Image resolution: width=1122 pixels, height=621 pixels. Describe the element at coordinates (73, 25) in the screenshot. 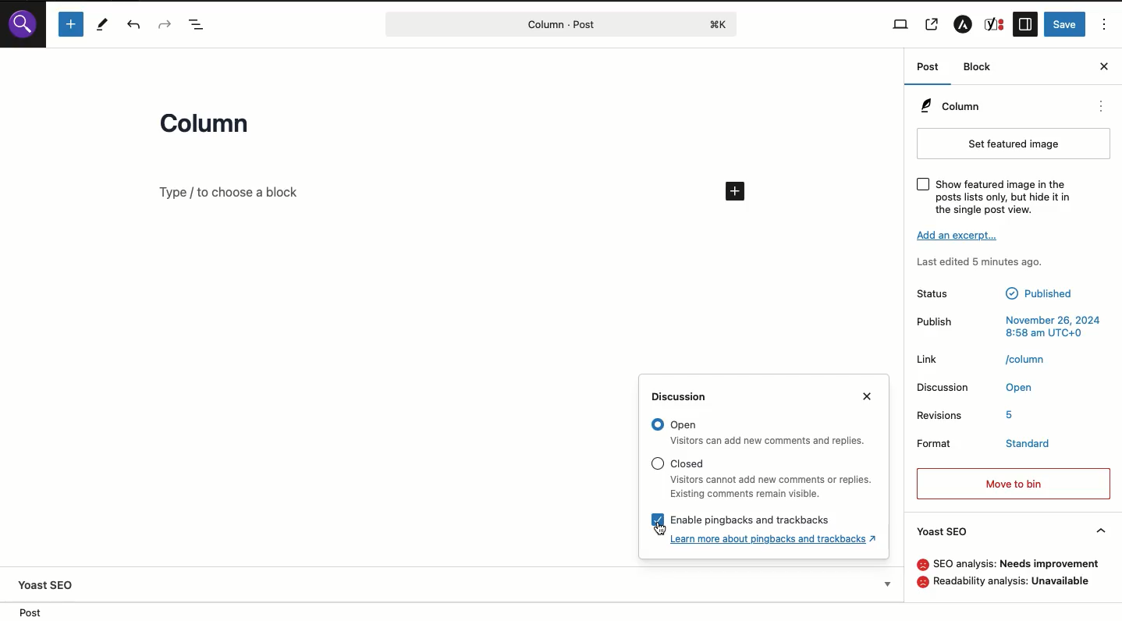

I see `Add new block` at that location.